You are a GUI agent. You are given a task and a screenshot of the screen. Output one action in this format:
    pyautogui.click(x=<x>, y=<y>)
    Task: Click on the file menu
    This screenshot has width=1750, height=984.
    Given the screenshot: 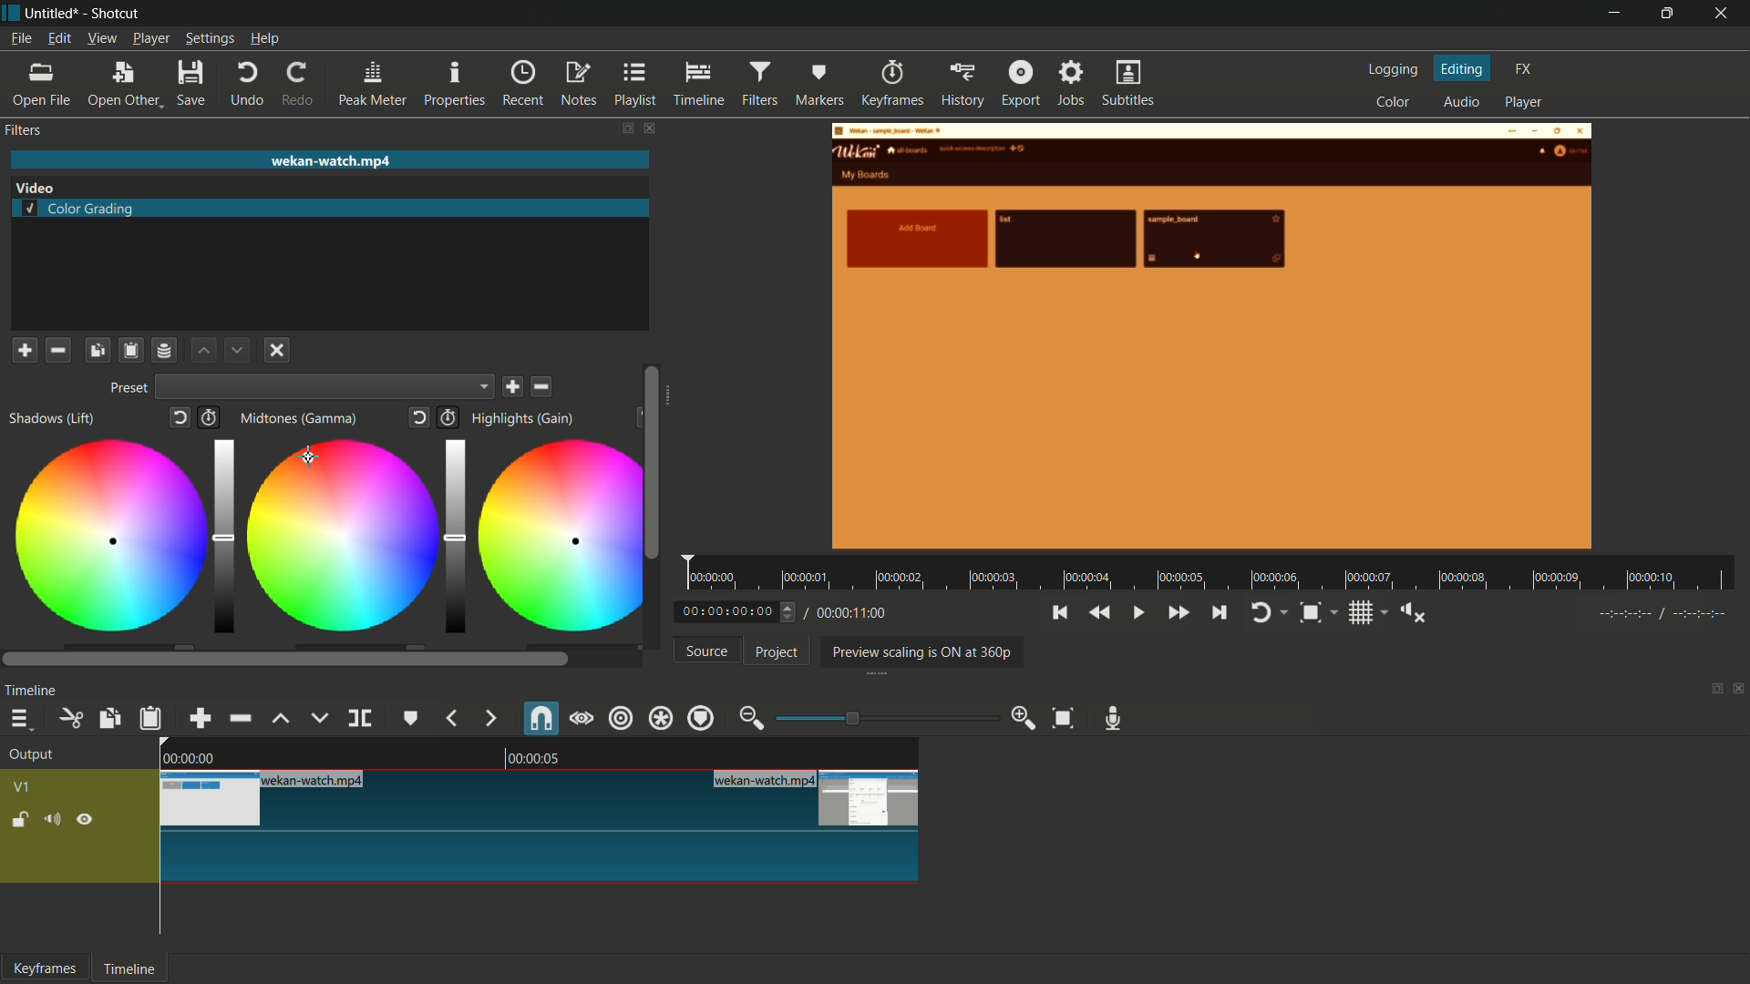 What is the action you would take?
    pyautogui.click(x=21, y=38)
    